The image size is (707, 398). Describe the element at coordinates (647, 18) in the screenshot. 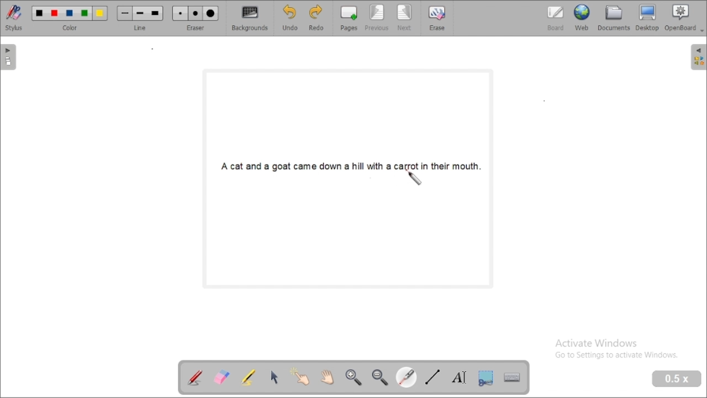

I see `desktop` at that location.